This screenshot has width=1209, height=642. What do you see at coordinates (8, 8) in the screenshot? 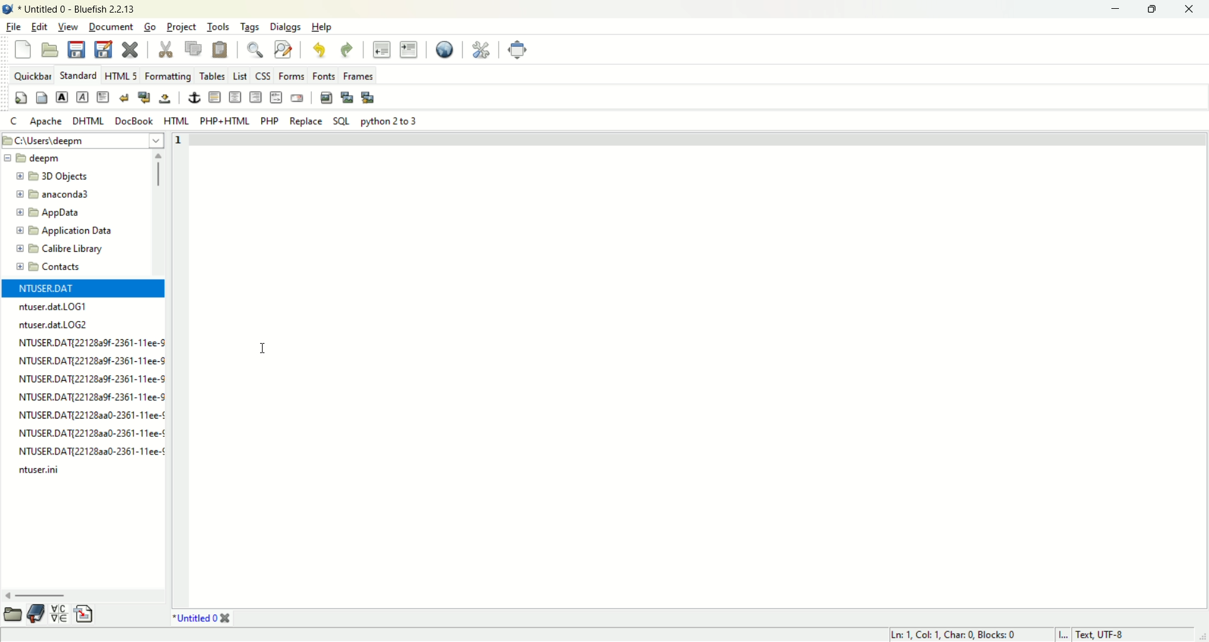
I see `application icon` at bounding box center [8, 8].